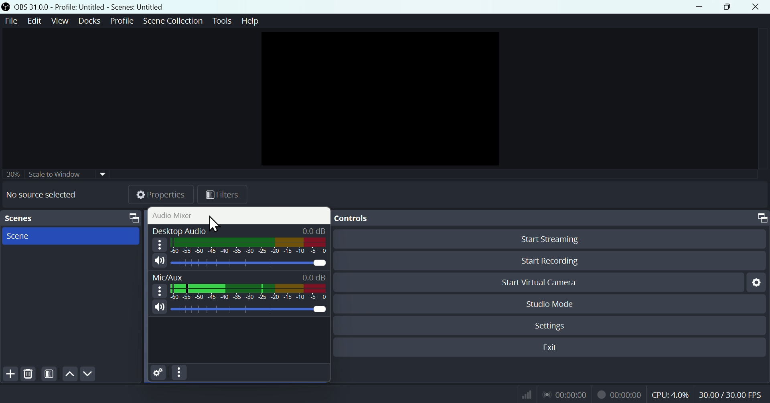 This screenshot has height=403, width=770. I want to click on OBS Studio Desktop icon, so click(5, 7).